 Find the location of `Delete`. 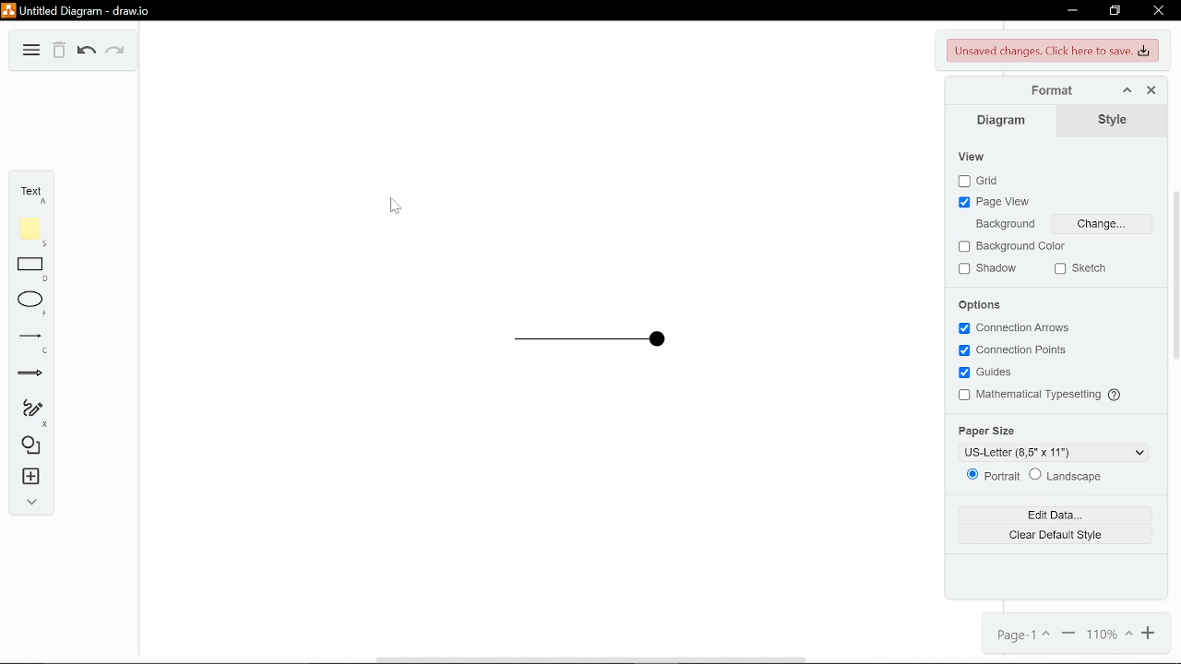

Delete is located at coordinates (58, 52).